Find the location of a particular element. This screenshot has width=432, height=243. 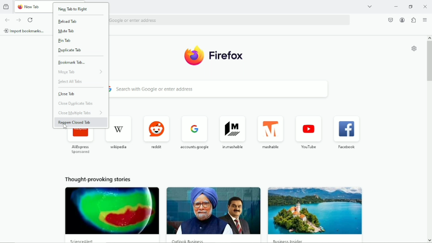

mashable is located at coordinates (270, 132).